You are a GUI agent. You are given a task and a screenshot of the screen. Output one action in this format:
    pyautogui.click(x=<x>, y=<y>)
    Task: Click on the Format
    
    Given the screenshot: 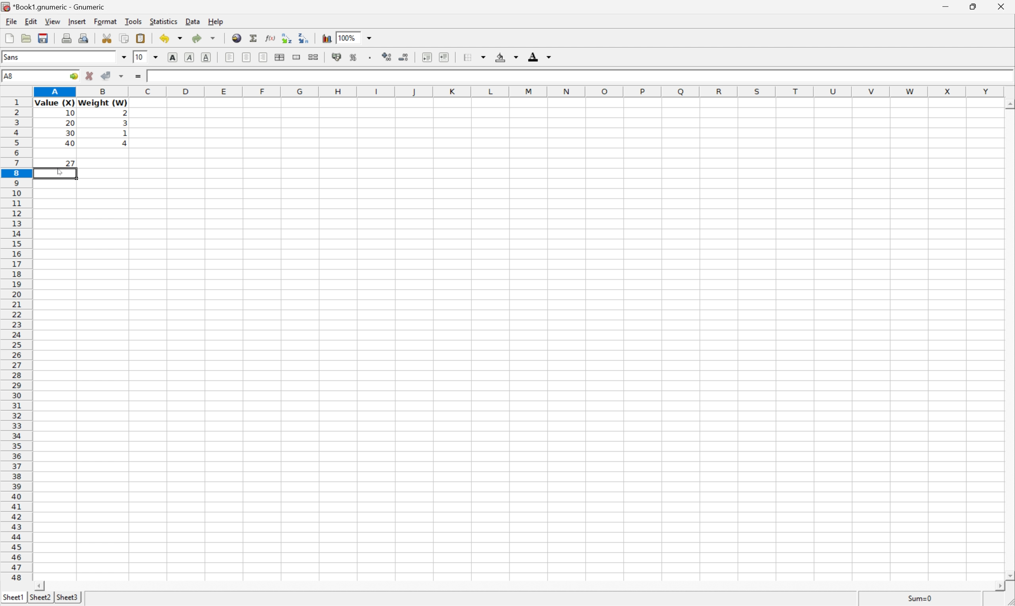 What is the action you would take?
    pyautogui.click(x=105, y=22)
    